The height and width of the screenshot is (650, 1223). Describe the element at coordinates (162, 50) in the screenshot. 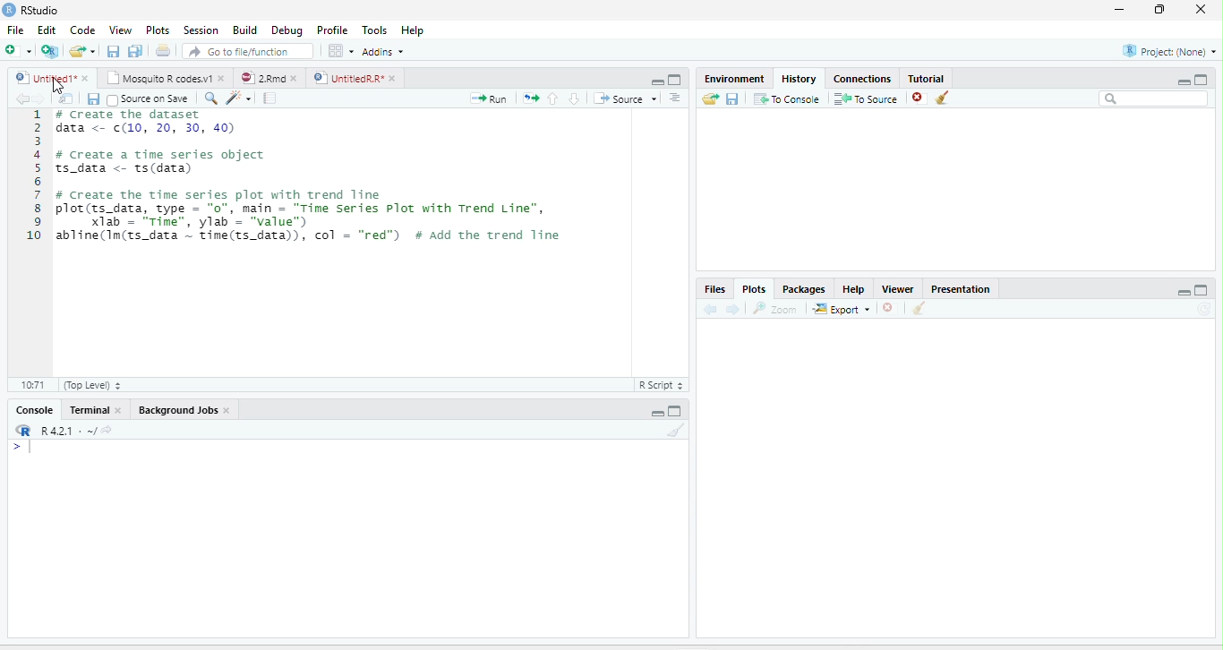

I see `Print the current file` at that location.